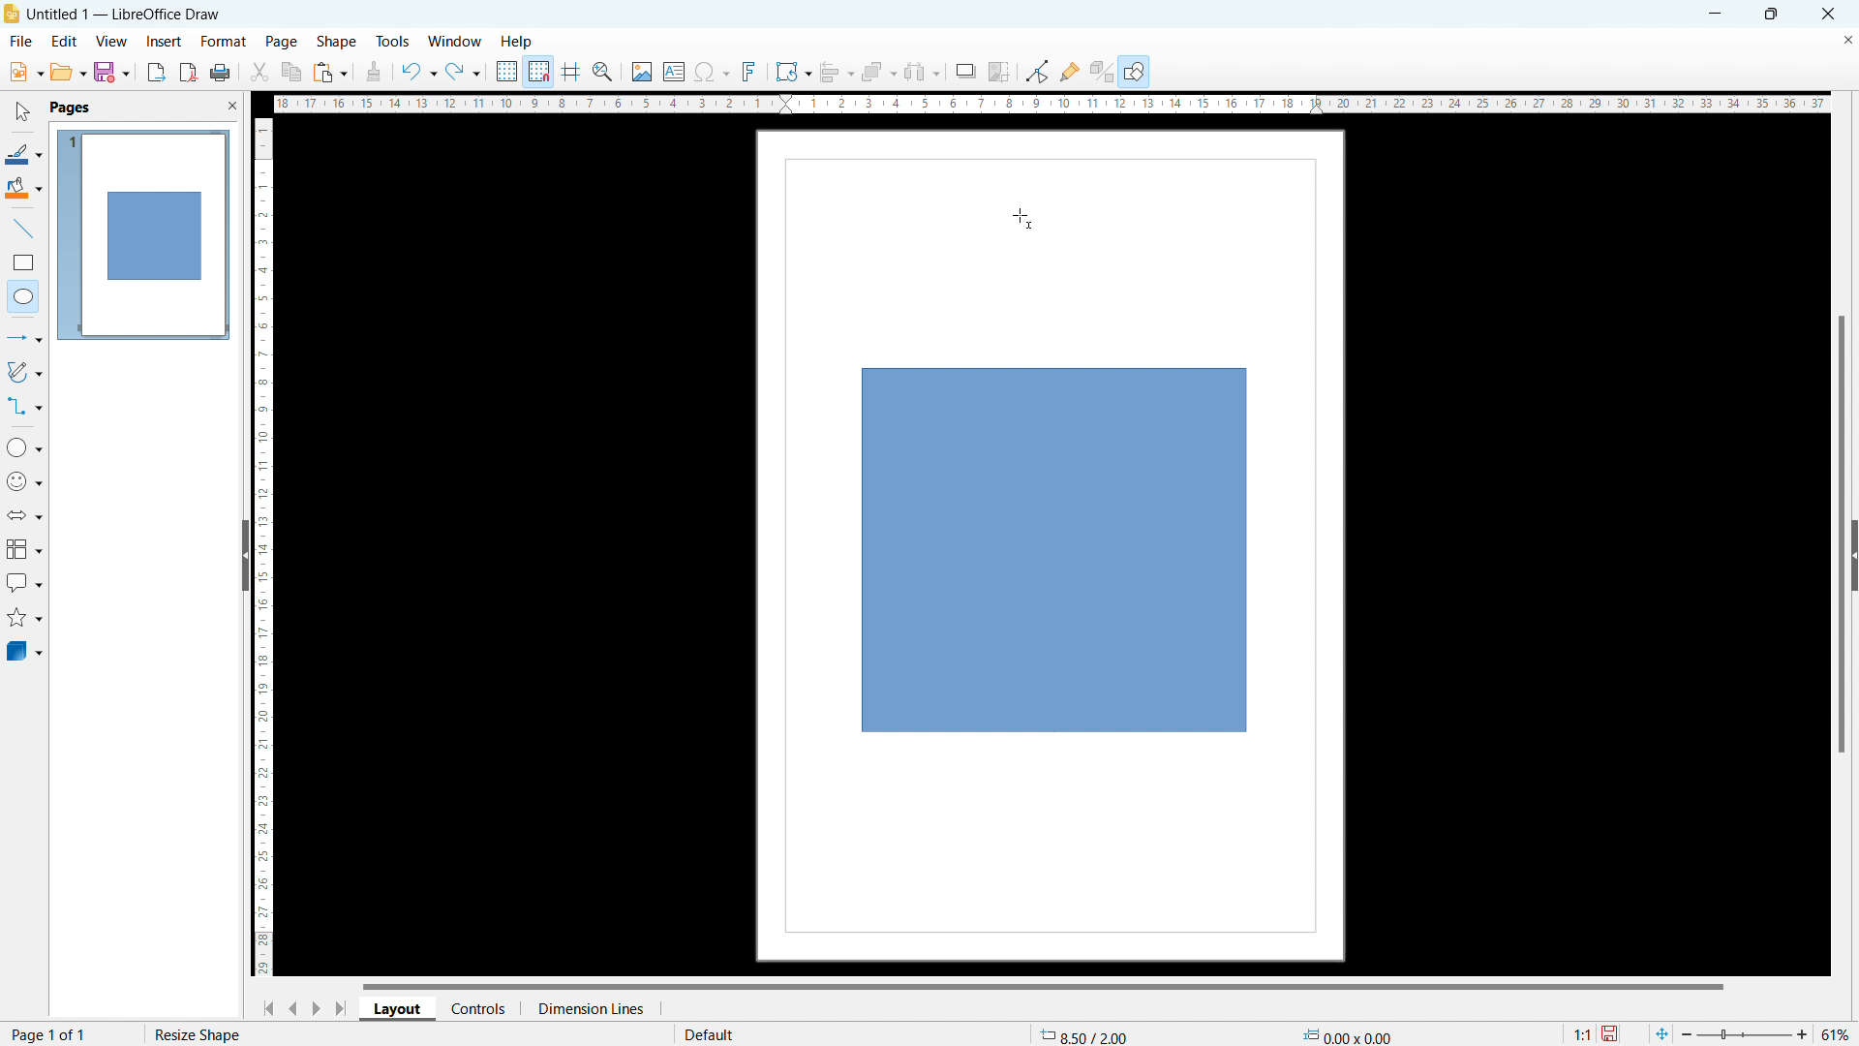  Describe the element at coordinates (24, 446) in the screenshot. I see `basic shapes` at that location.